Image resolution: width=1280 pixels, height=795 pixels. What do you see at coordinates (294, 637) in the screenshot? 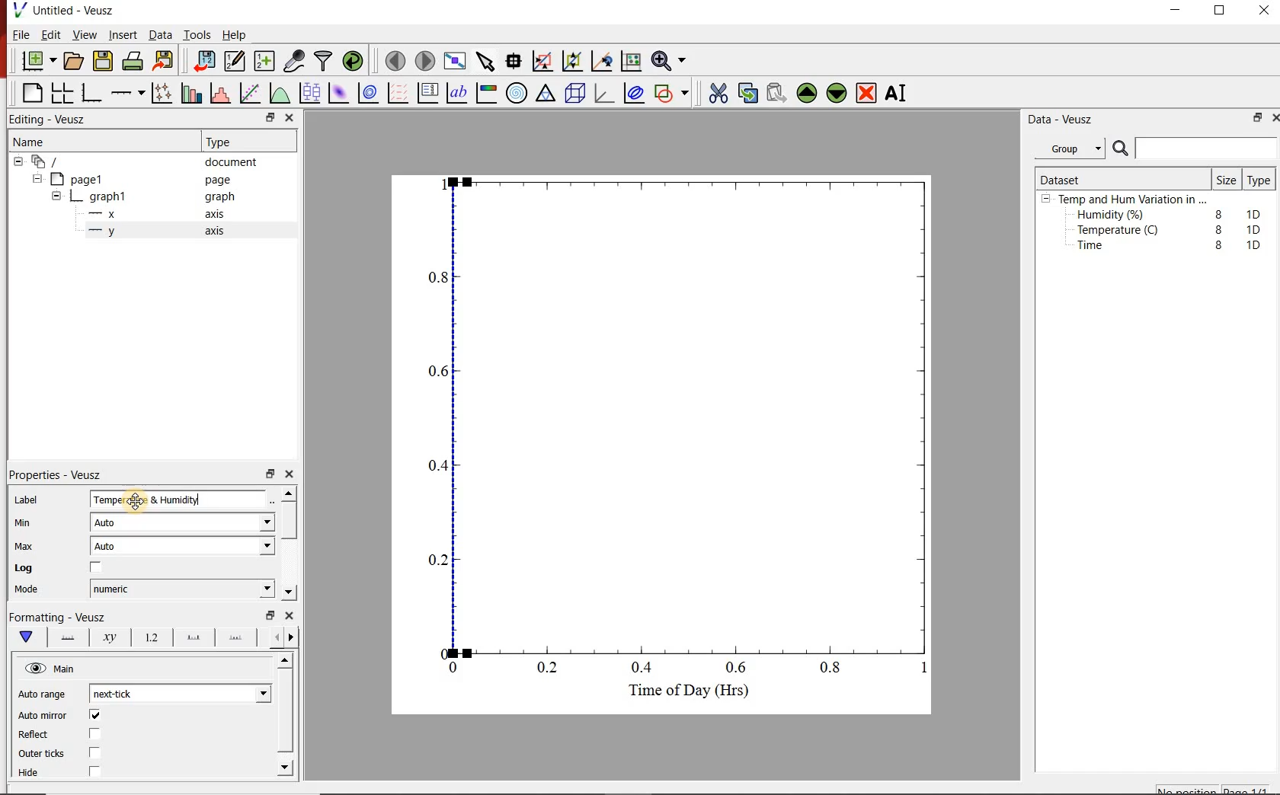
I see `go forward` at bounding box center [294, 637].